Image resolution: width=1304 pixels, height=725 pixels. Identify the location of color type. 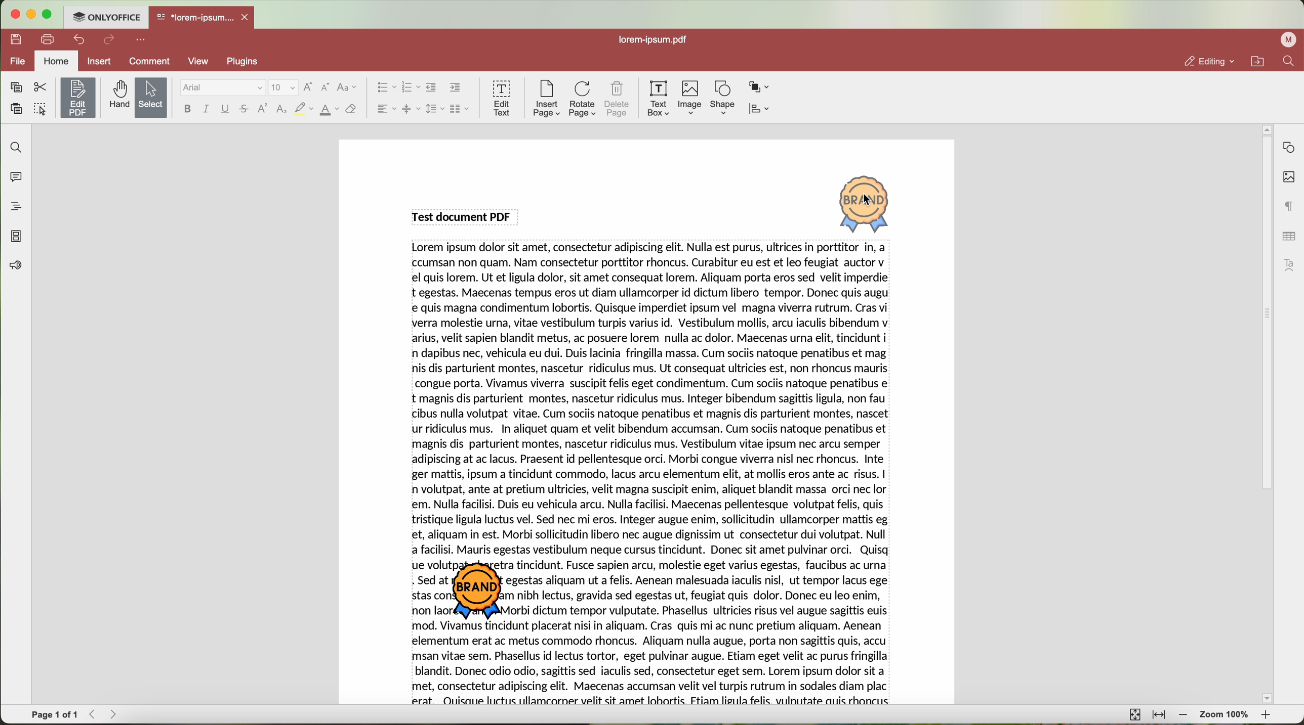
(330, 110).